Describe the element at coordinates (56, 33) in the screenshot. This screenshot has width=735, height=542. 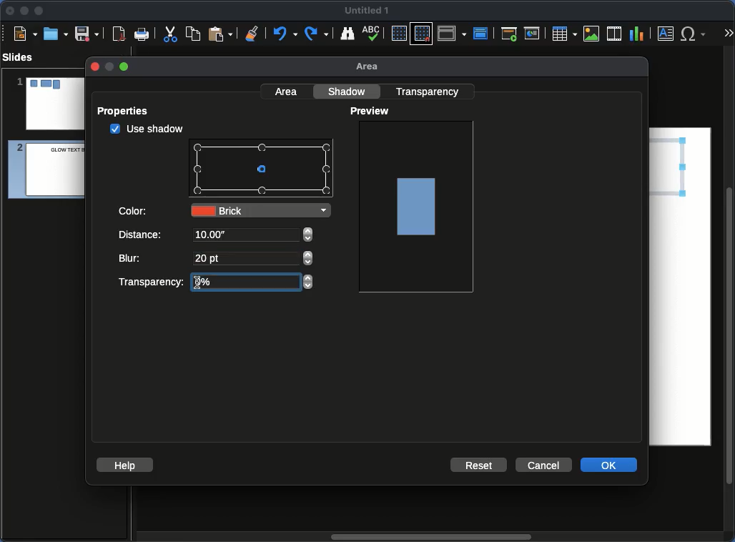
I see `Ope` at that location.